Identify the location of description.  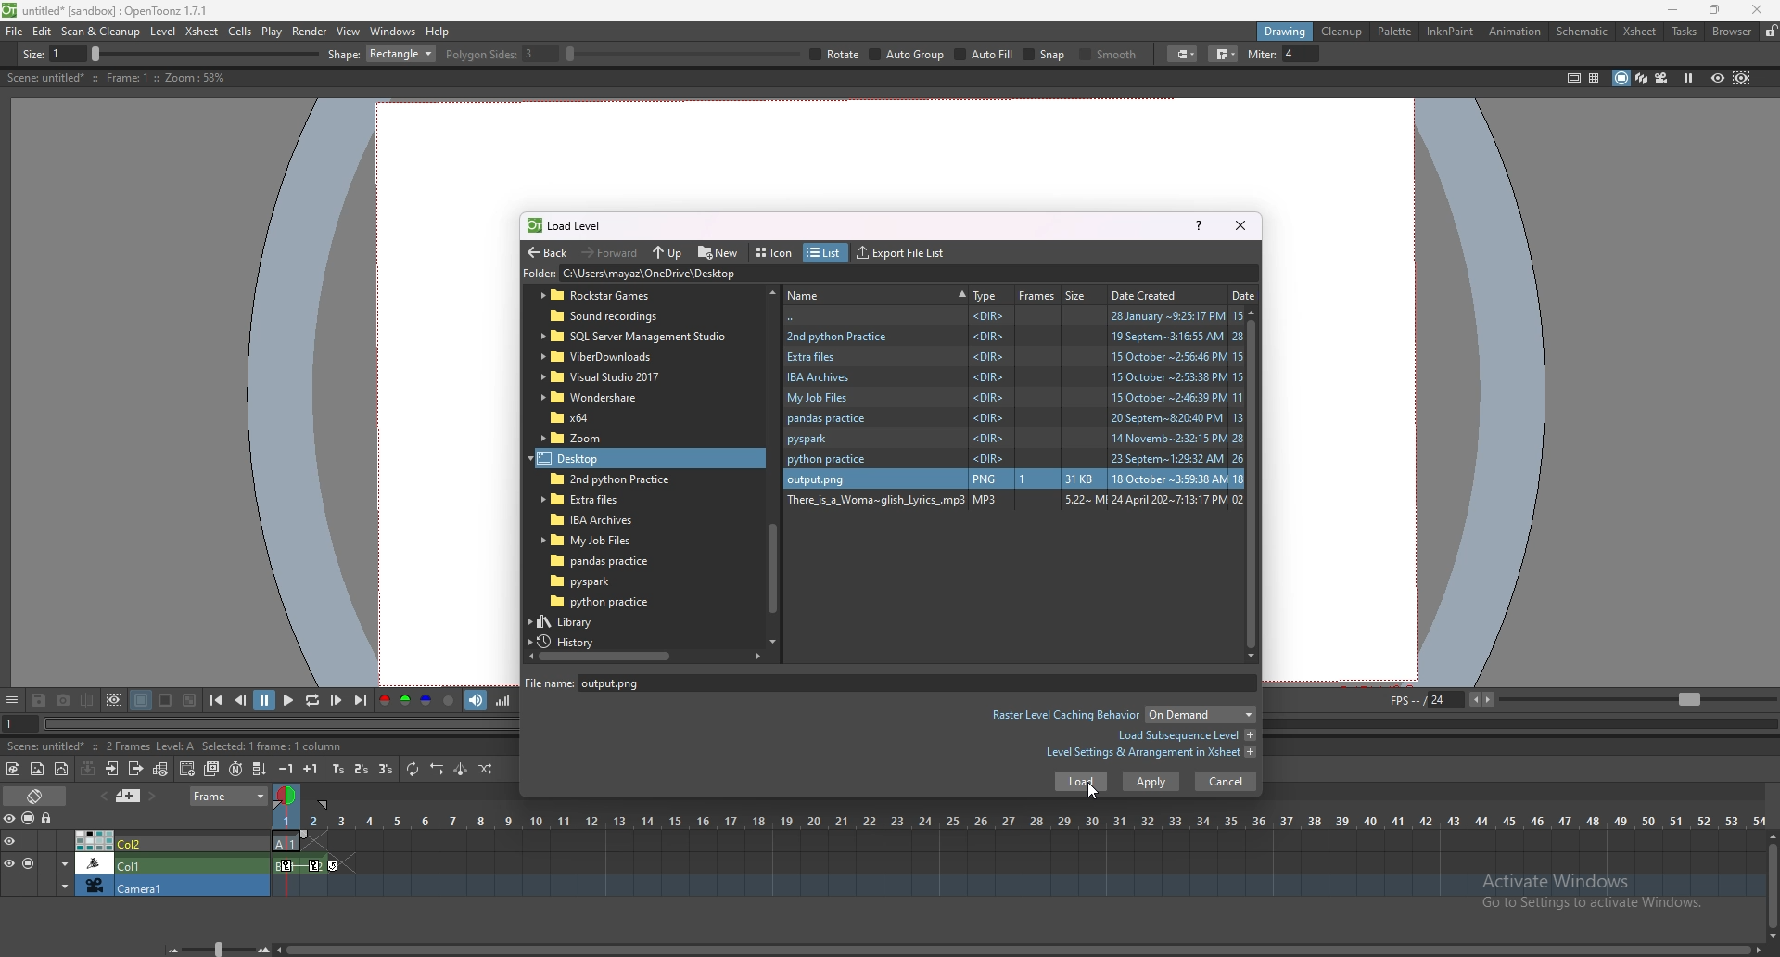
(115, 78).